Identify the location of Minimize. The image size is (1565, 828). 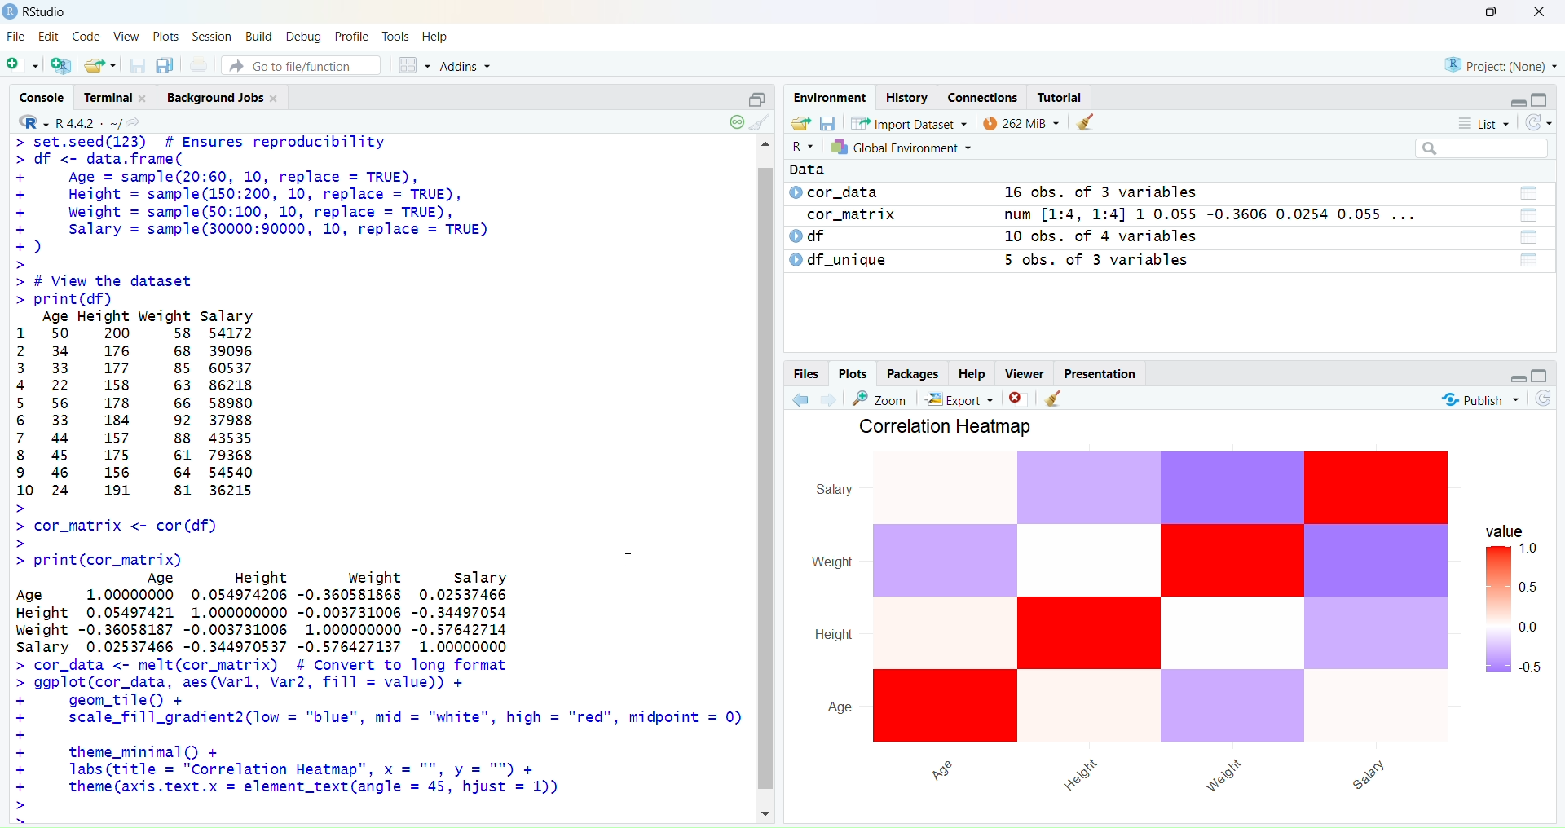
(1518, 99).